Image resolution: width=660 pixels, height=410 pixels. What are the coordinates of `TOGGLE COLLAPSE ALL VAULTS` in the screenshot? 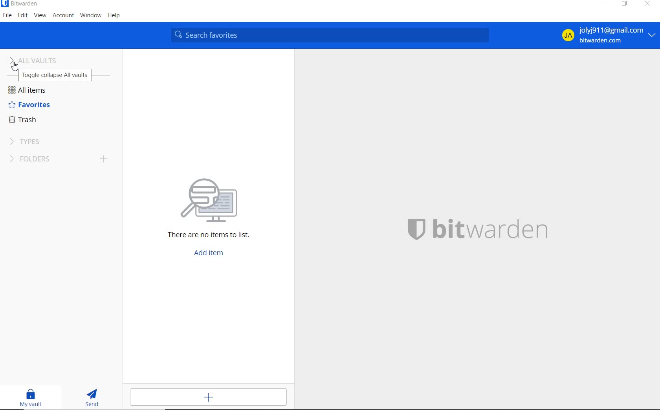 It's located at (55, 75).